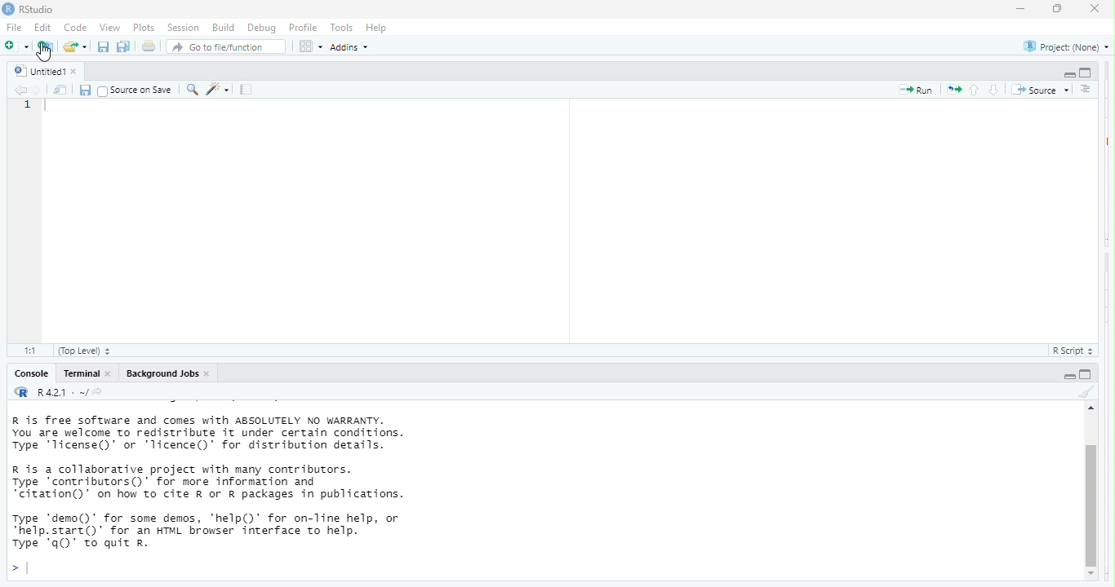  Describe the element at coordinates (29, 374) in the screenshot. I see `Console` at that location.